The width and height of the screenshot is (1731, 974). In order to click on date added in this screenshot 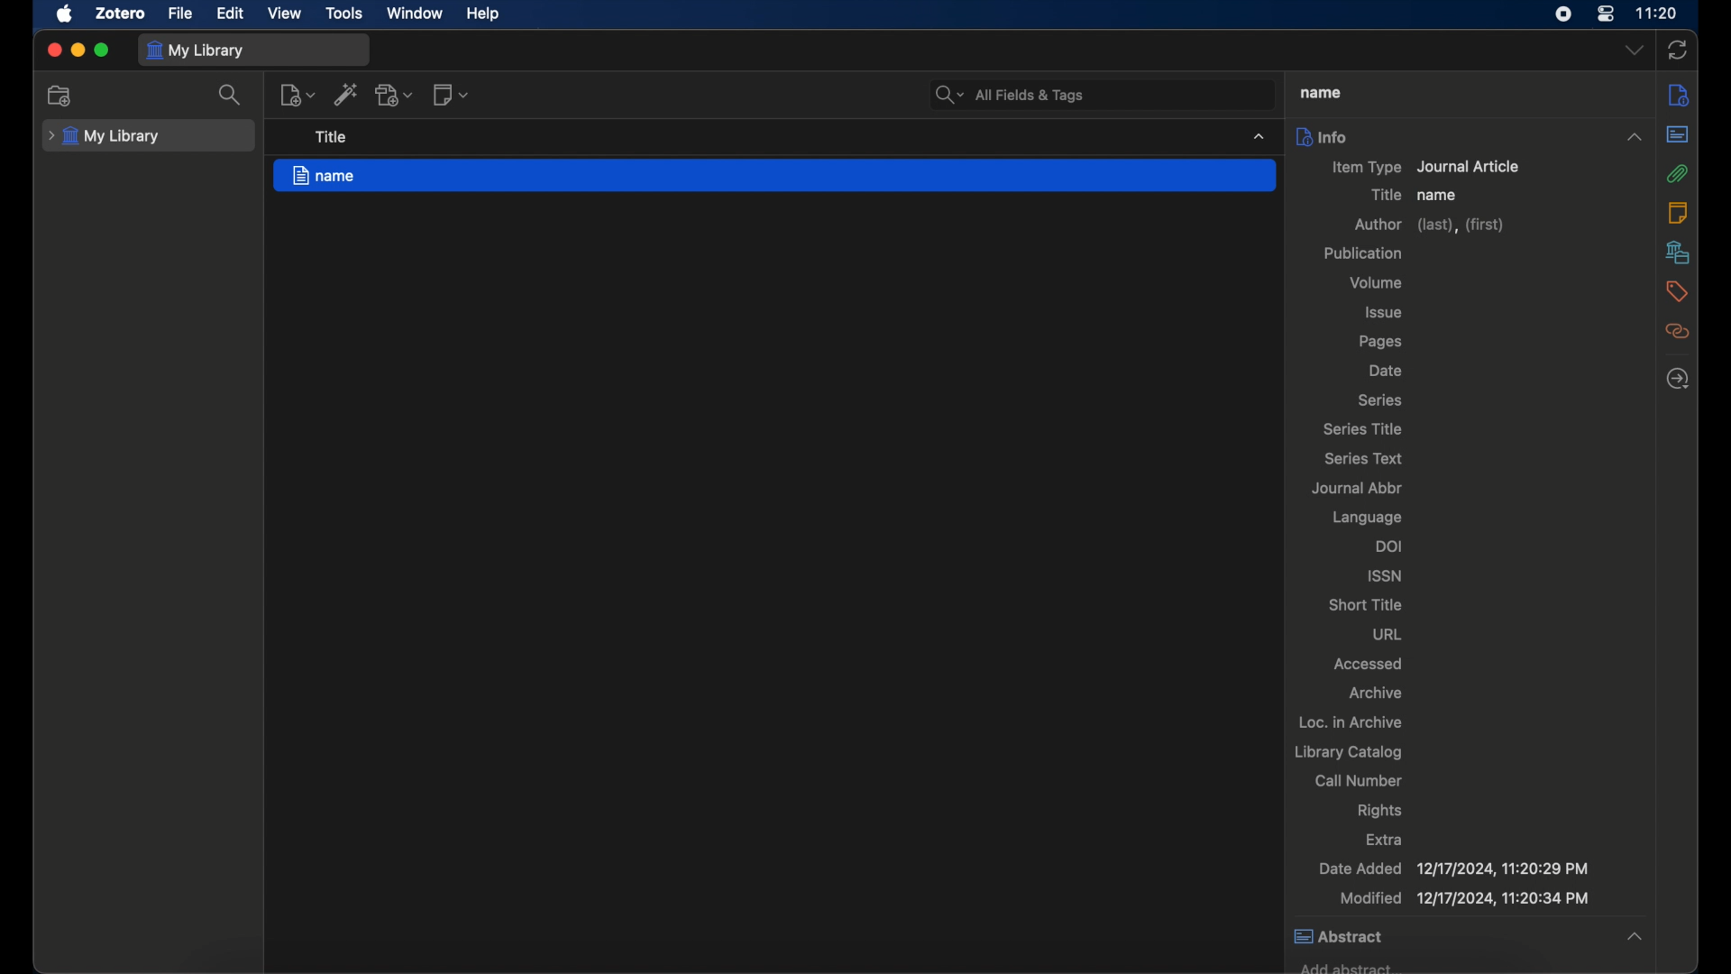, I will do `click(1454, 868)`.